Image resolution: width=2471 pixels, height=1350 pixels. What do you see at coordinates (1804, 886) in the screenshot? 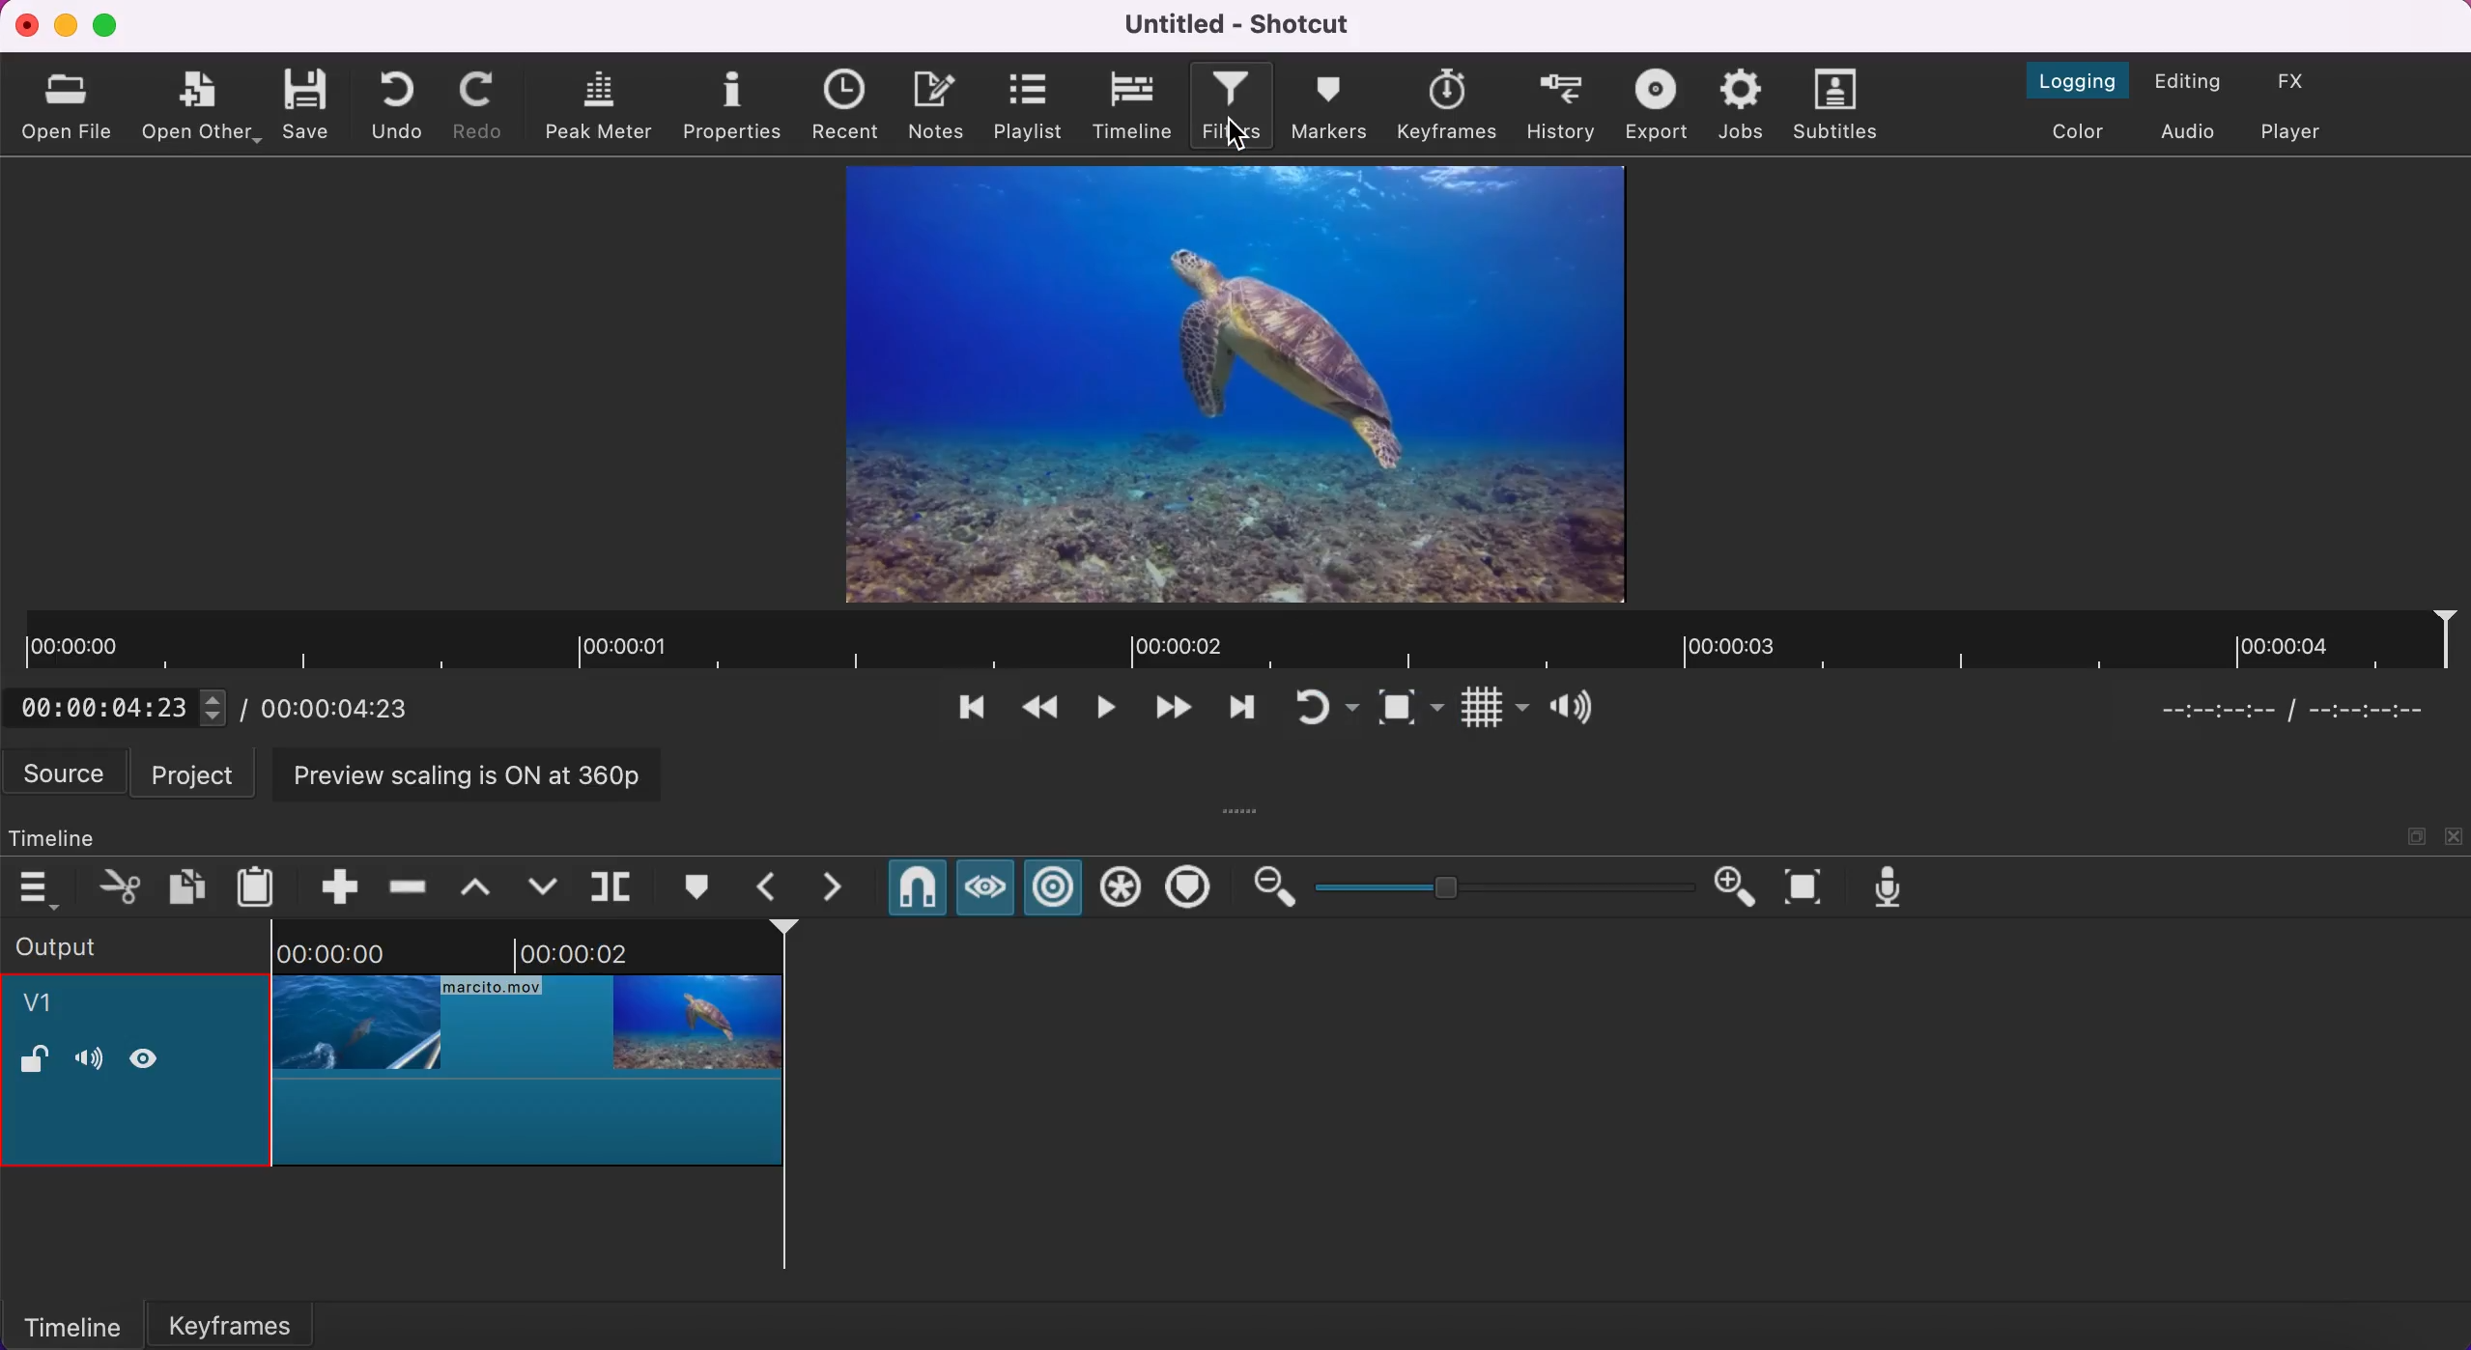
I see `zoom timeline to fit` at bounding box center [1804, 886].